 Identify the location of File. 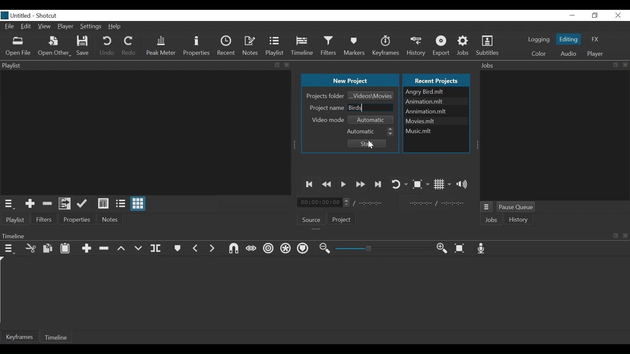
(10, 27).